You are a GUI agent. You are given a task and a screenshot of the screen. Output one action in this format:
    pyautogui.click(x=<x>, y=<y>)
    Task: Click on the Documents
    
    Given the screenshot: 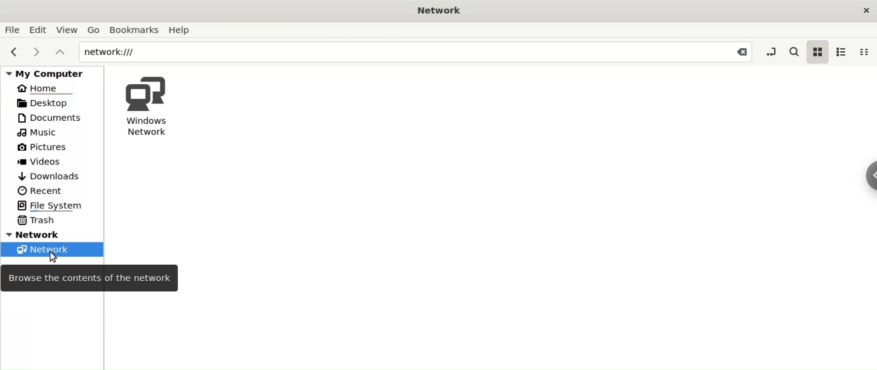 What is the action you would take?
    pyautogui.click(x=51, y=118)
    